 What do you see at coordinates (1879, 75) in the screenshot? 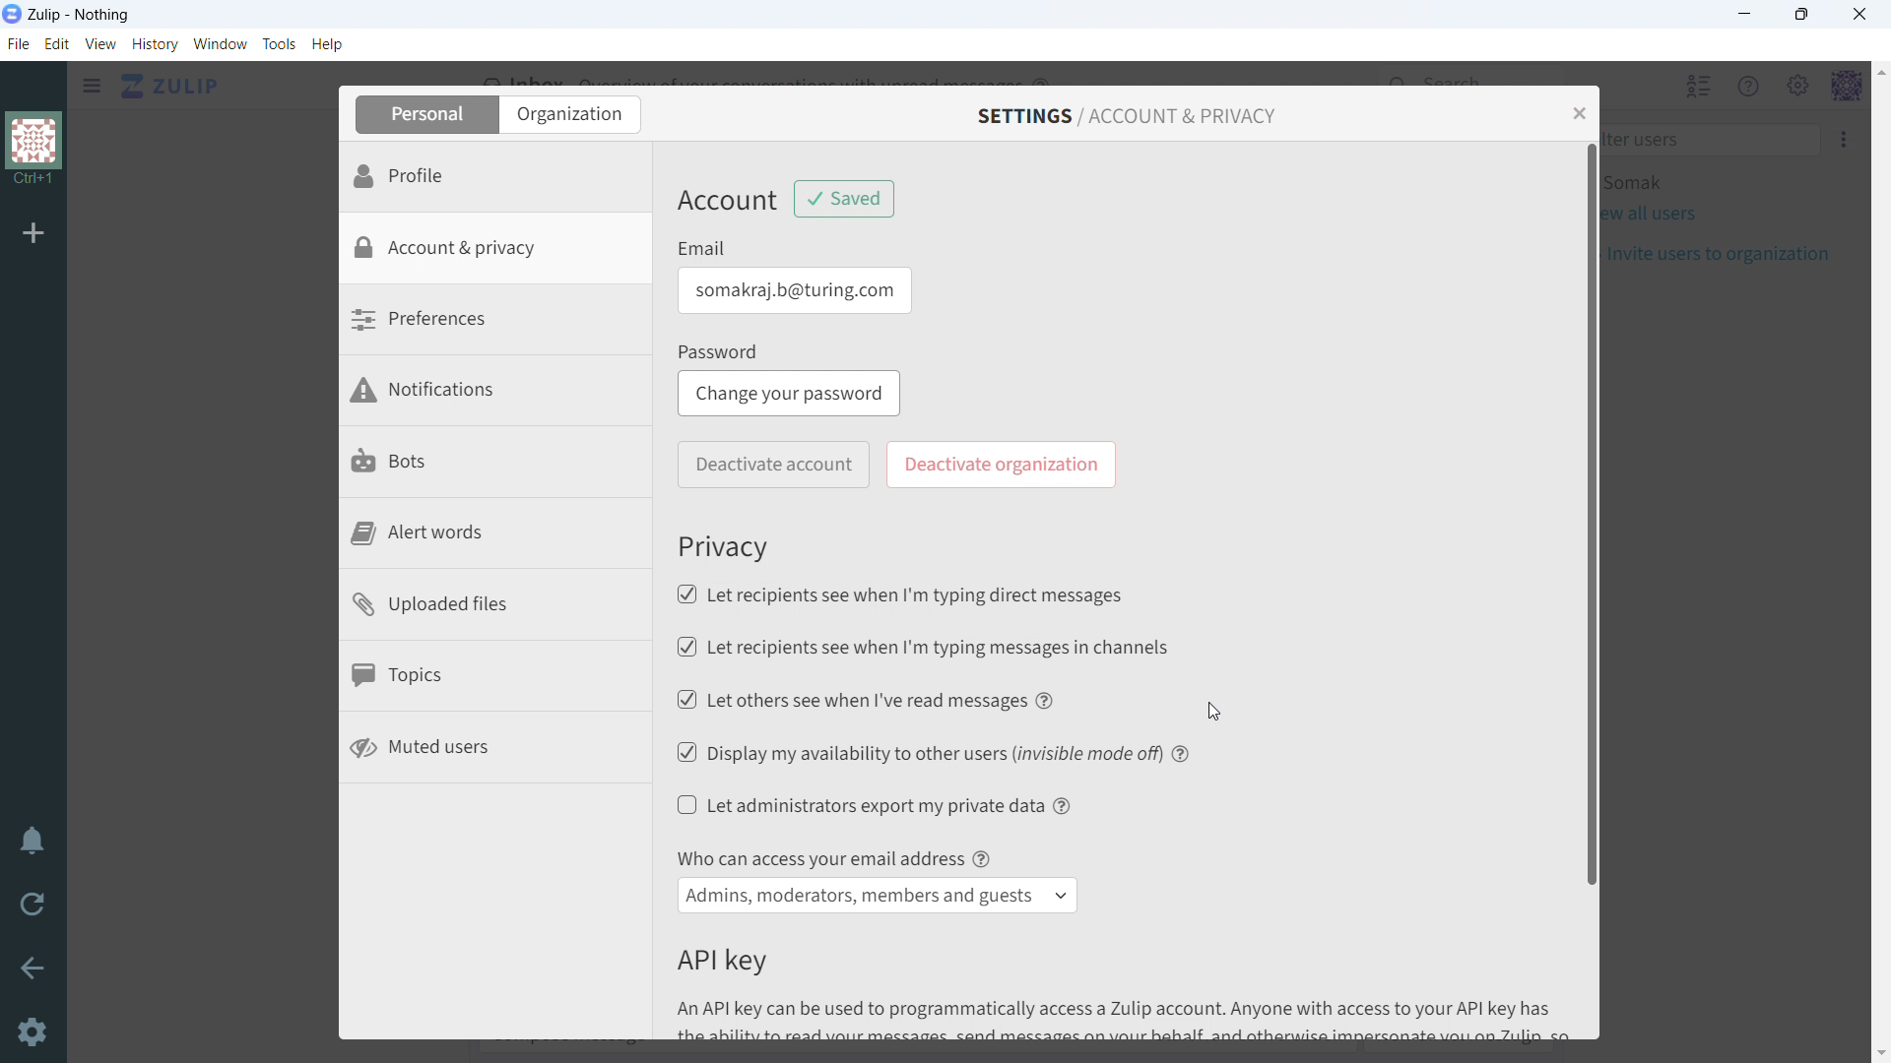
I see `scroll up` at bounding box center [1879, 75].